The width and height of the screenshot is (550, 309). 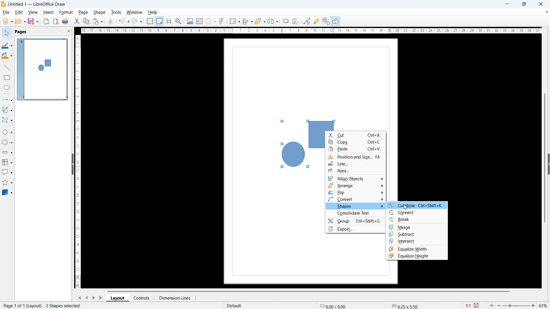 I want to click on next page, so click(x=94, y=298).